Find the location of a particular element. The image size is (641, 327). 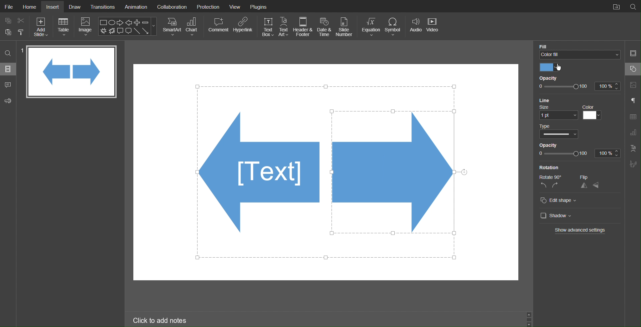

Chart Settings is located at coordinates (633, 133).